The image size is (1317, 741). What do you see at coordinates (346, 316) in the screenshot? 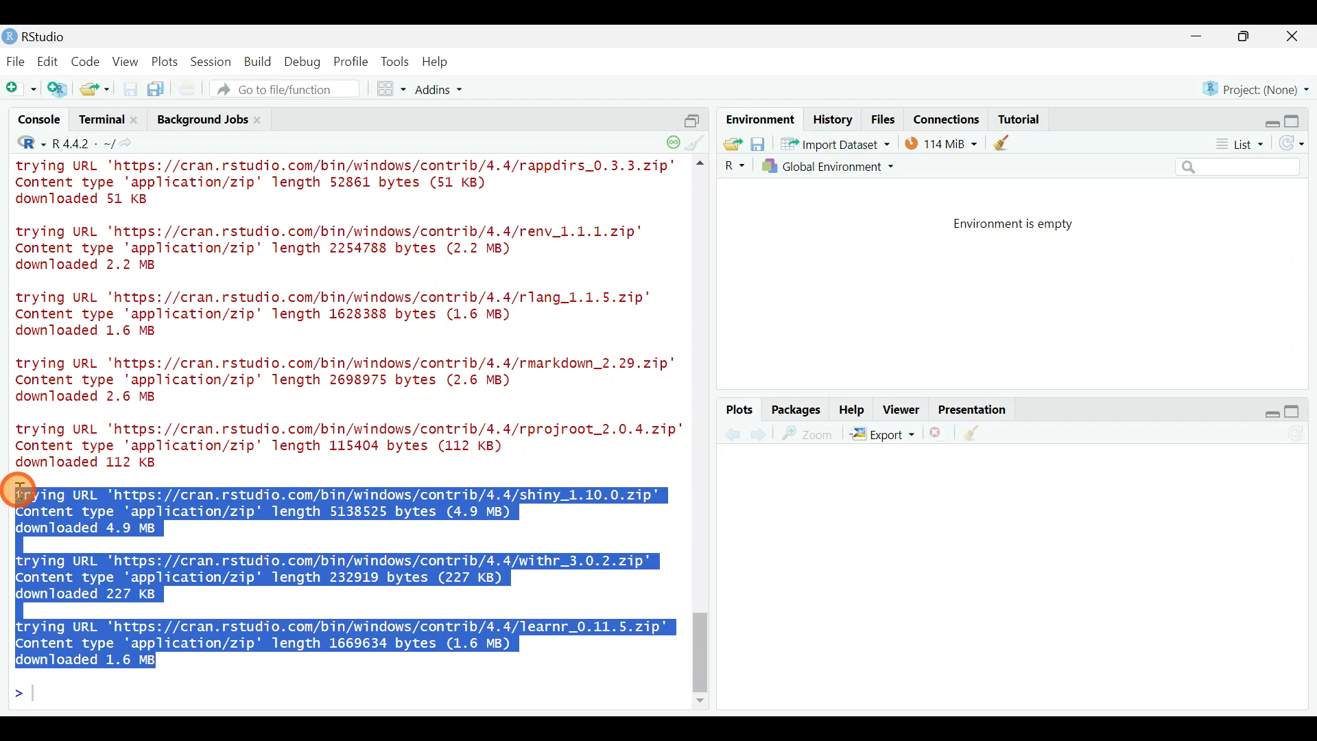
I see `trying URL 'https://cran.rstudio.com/bin/windows/contrib/4.4/rlang_1.1.5.zip"
Content type 'application/zip' length 1628388 bytes (1.6 MB)
downloaded 1.6 MB` at bounding box center [346, 316].